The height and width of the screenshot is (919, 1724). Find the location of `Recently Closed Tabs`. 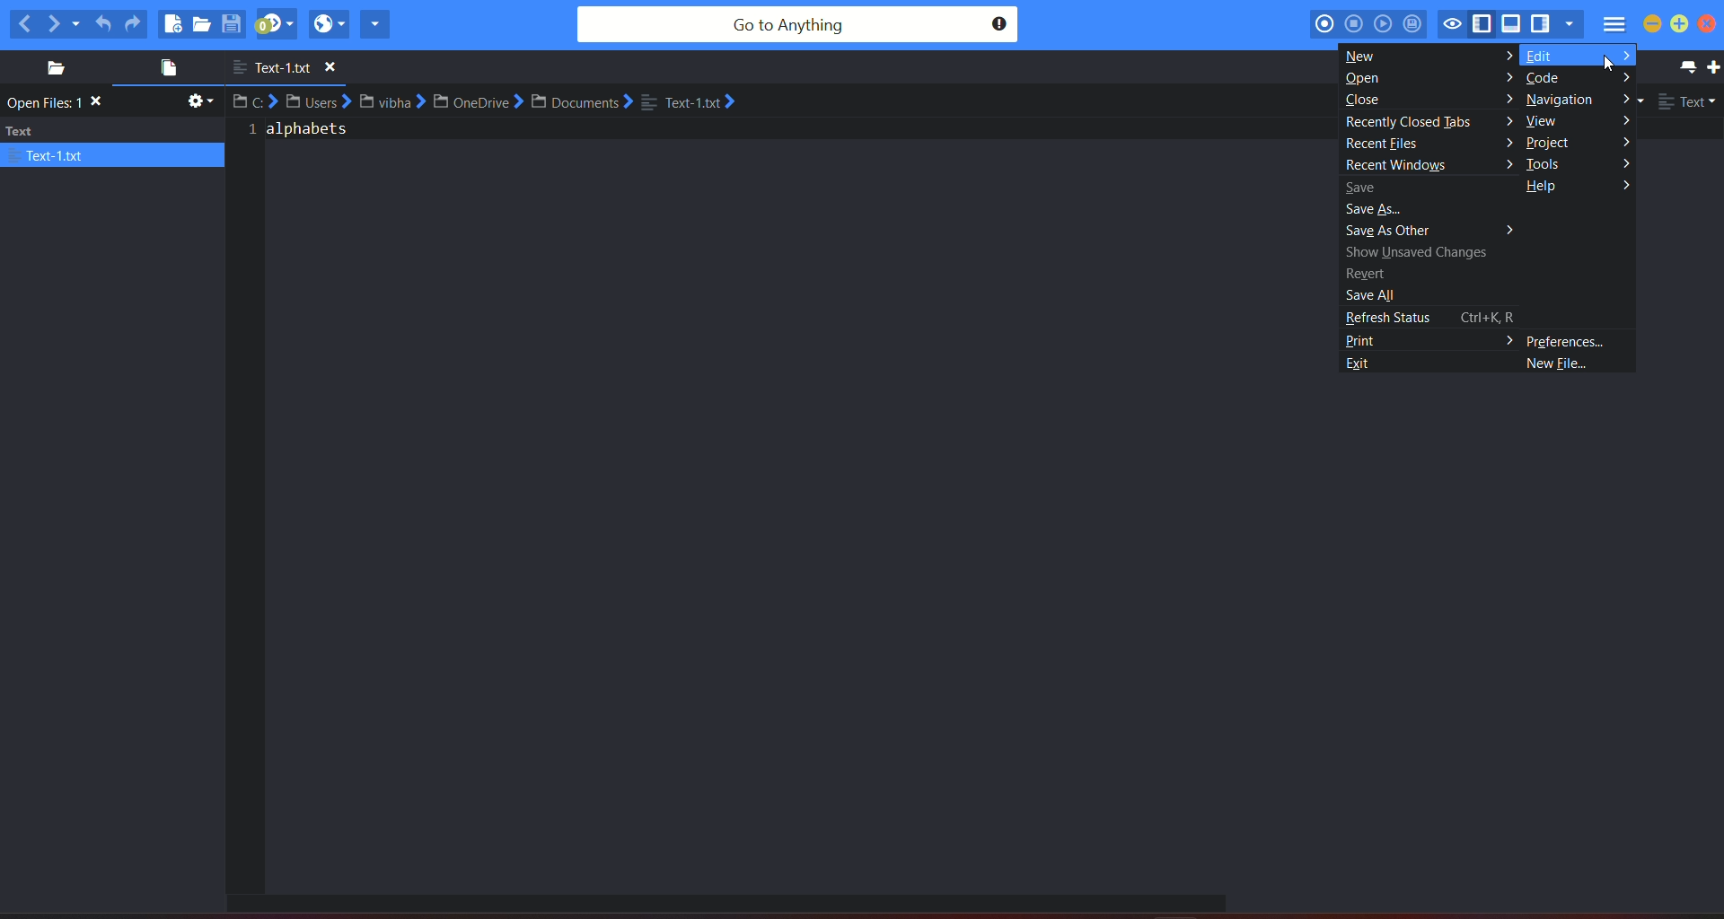

Recently Closed Tabs is located at coordinates (1408, 123).